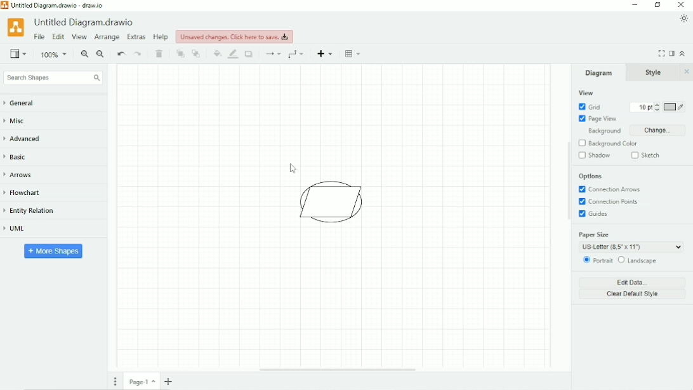 This screenshot has width=693, height=390. I want to click on Delete, so click(161, 54).